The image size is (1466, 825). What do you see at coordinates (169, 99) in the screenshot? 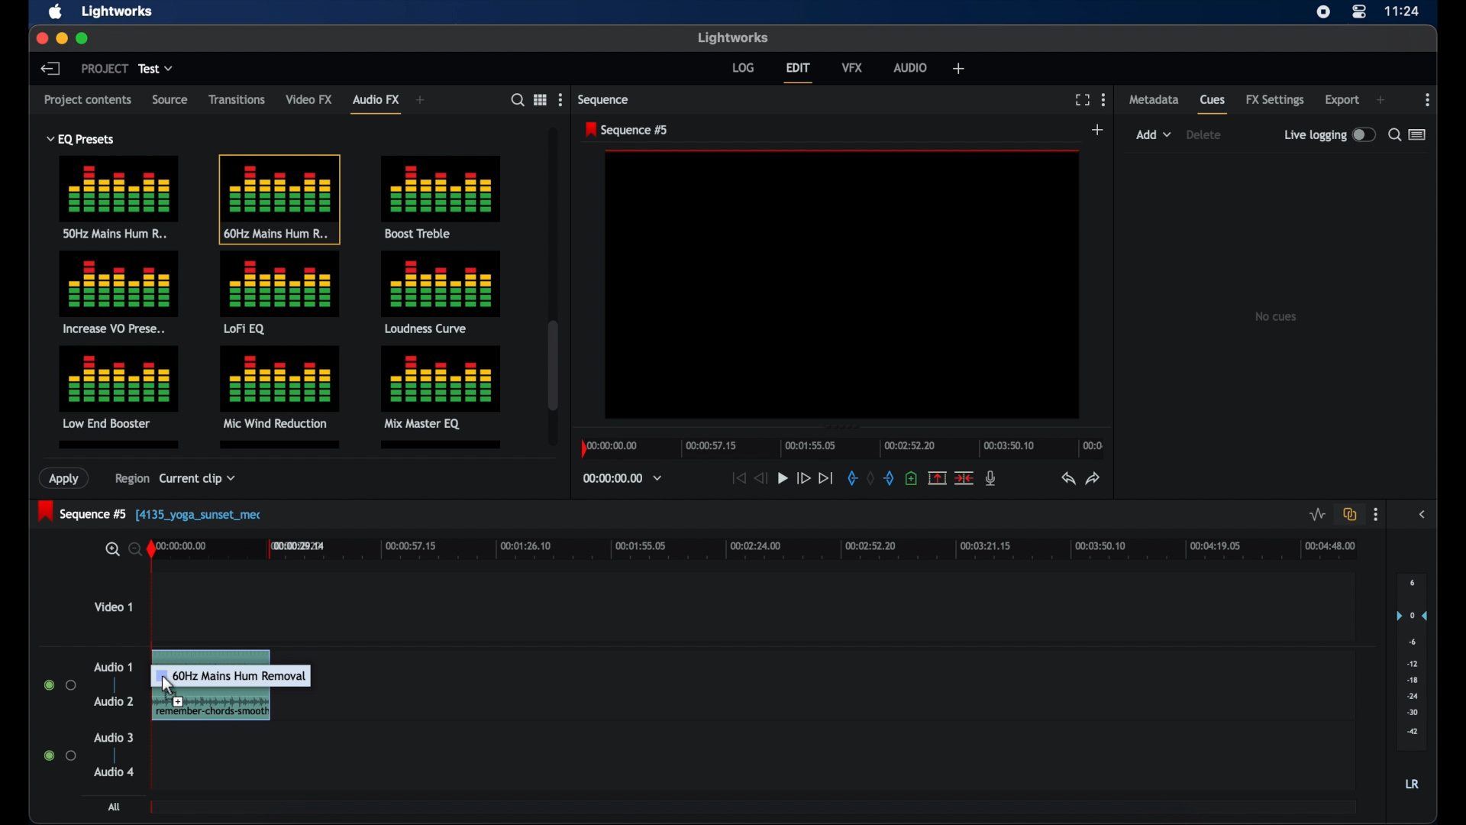
I see `source` at bounding box center [169, 99].